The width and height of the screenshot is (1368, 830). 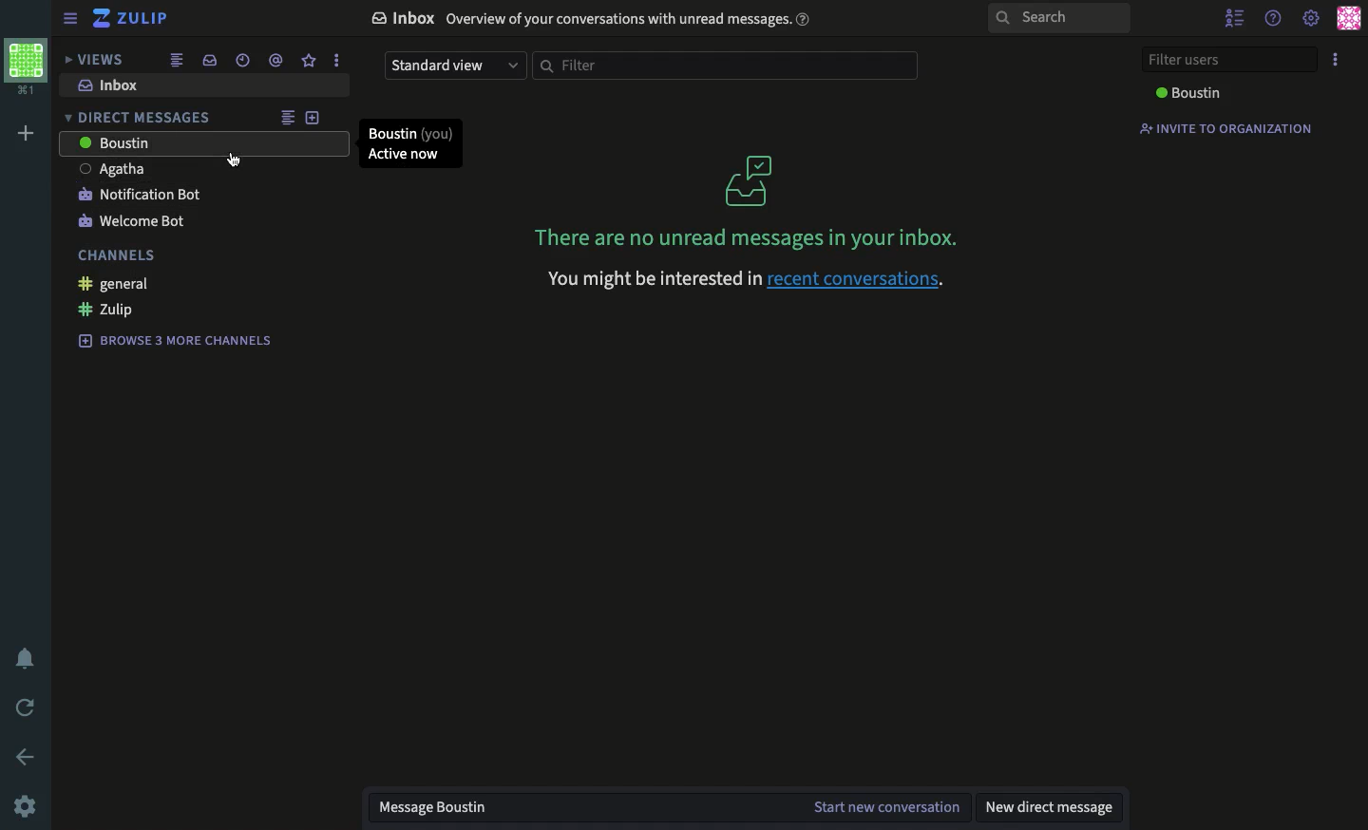 What do you see at coordinates (313, 115) in the screenshot?
I see `add user` at bounding box center [313, 115].